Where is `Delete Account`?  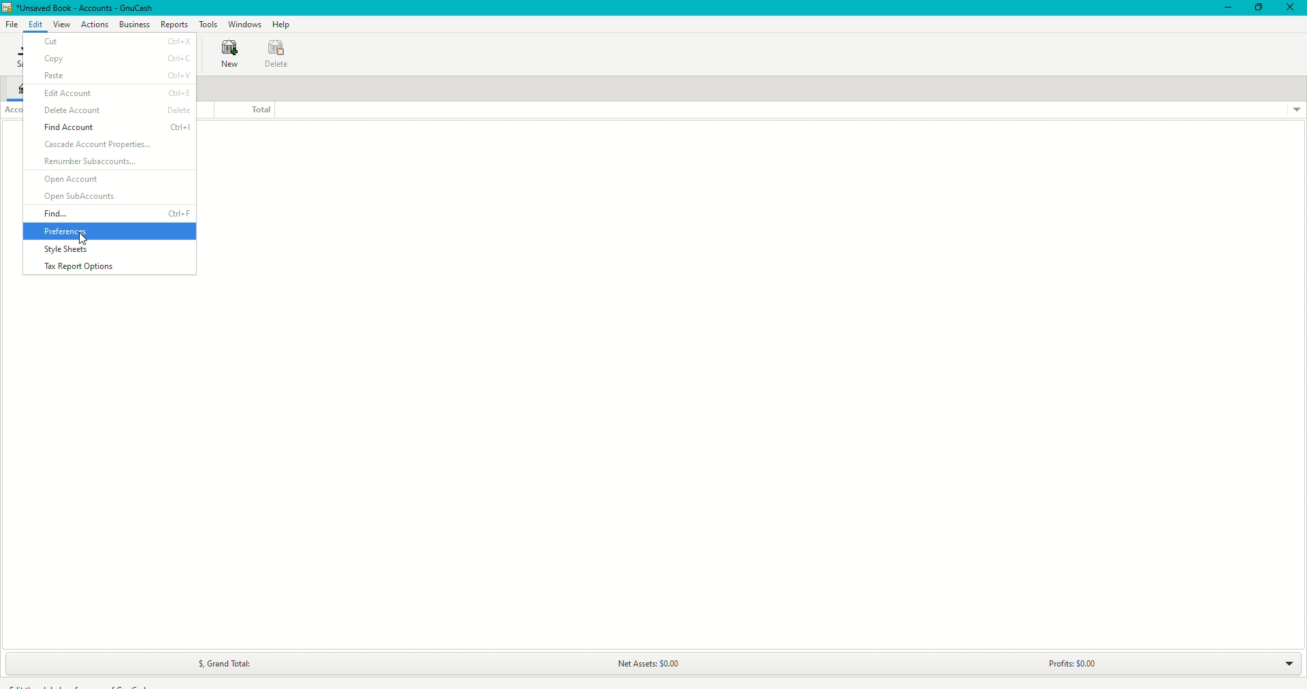
Delete Account is located at coordinates (118, 111).